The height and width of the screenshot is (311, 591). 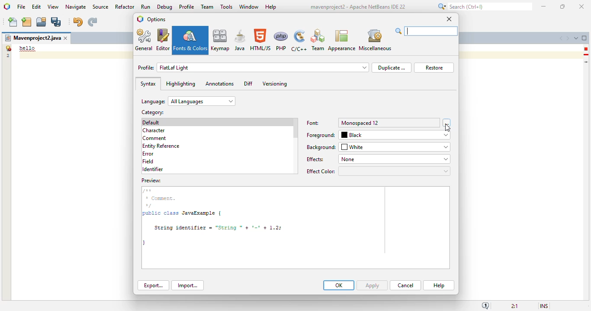 What do you see at coordinates (299, 41) in the screenshot?
I see `C/C++` at bounding box center [299, 41].